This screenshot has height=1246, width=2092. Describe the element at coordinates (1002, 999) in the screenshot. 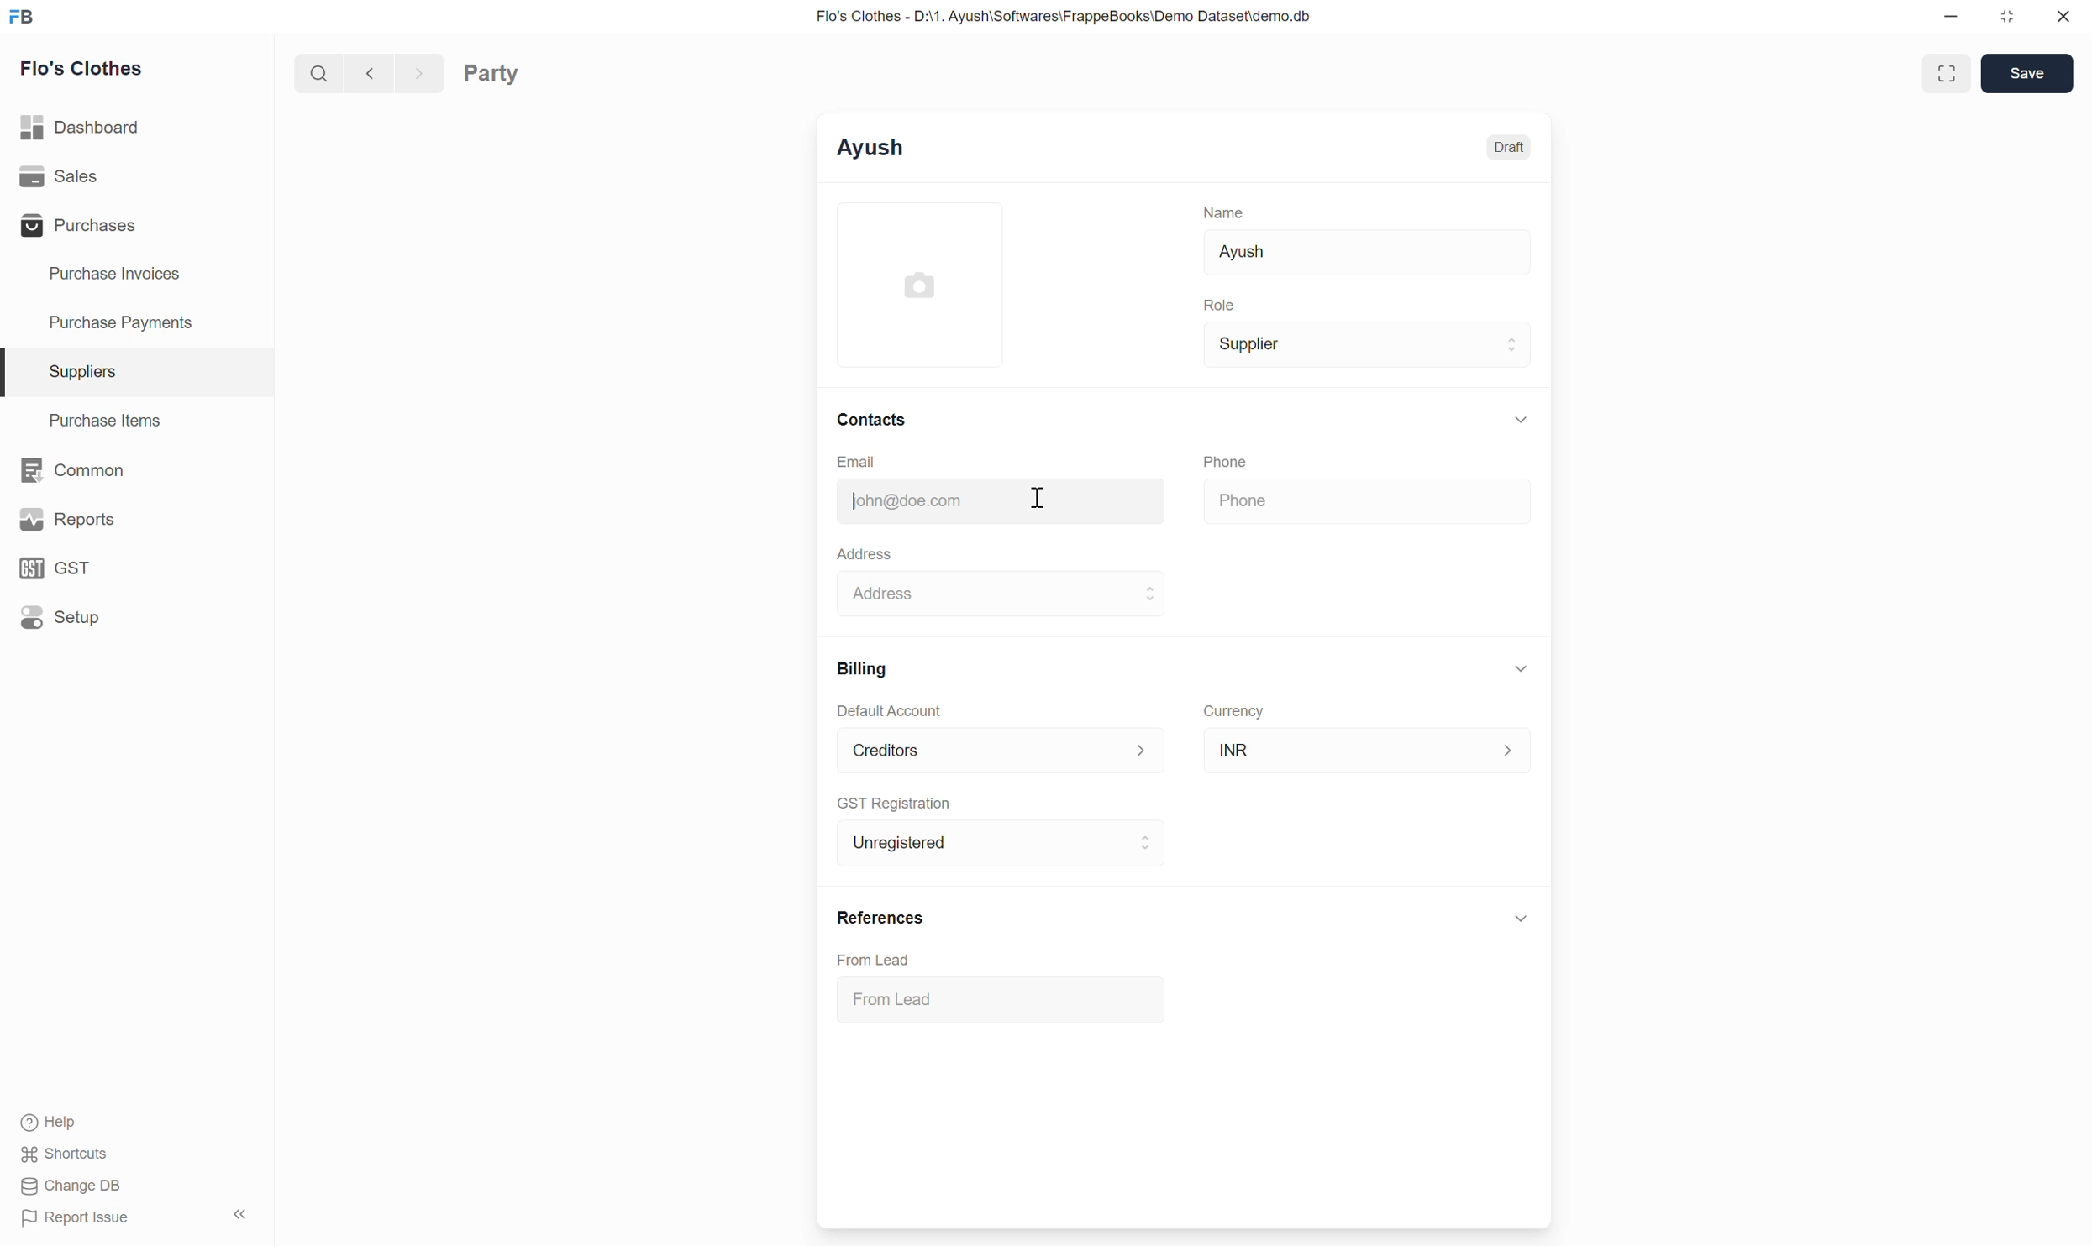

I see `From Lead` at that location.